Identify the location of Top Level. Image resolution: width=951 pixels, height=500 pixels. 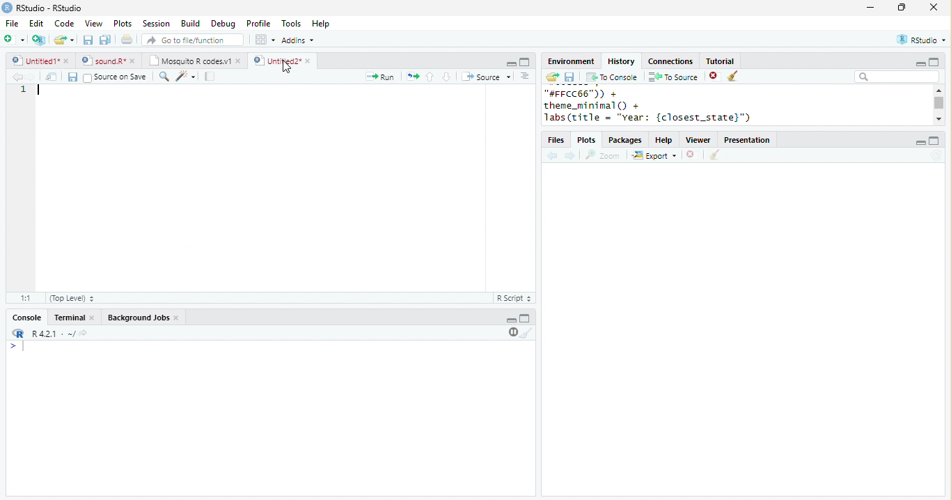
(73, 298).